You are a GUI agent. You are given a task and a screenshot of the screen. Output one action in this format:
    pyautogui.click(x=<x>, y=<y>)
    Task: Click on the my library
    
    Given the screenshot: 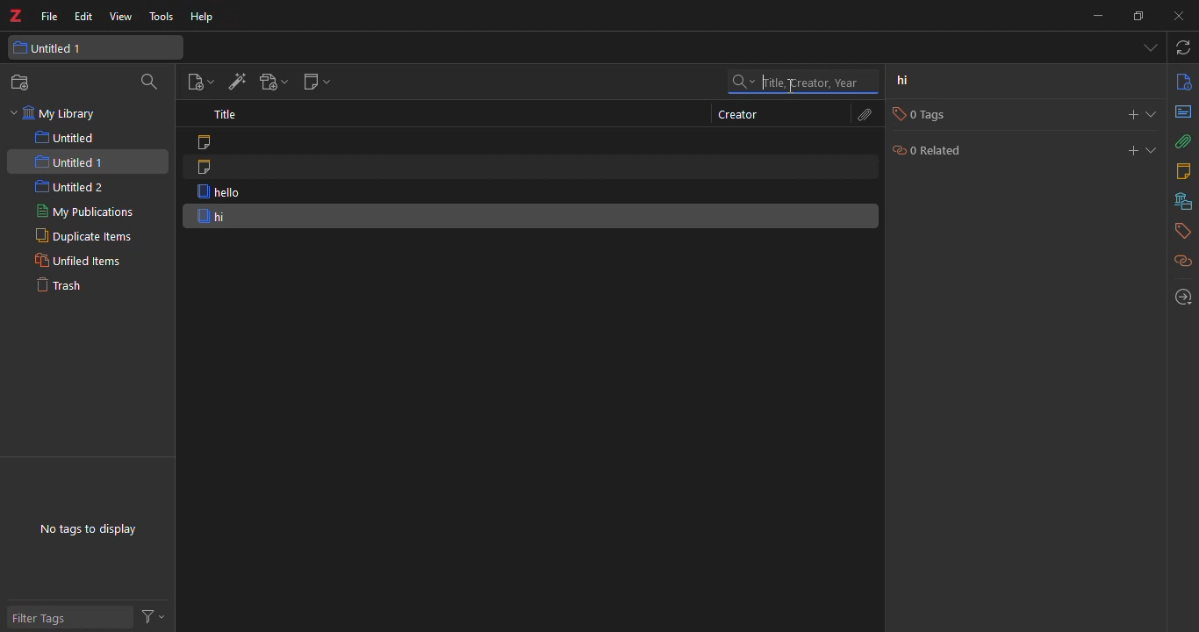 What is the action you would take?
    pyautogui.click(x=64, y=114)
    